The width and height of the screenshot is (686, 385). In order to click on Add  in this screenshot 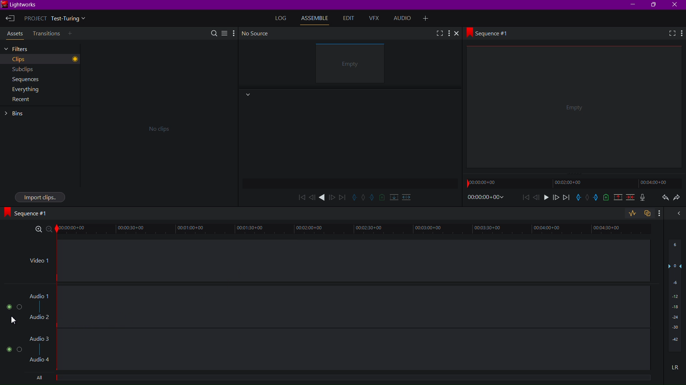, I will do `click(428, 17)`.